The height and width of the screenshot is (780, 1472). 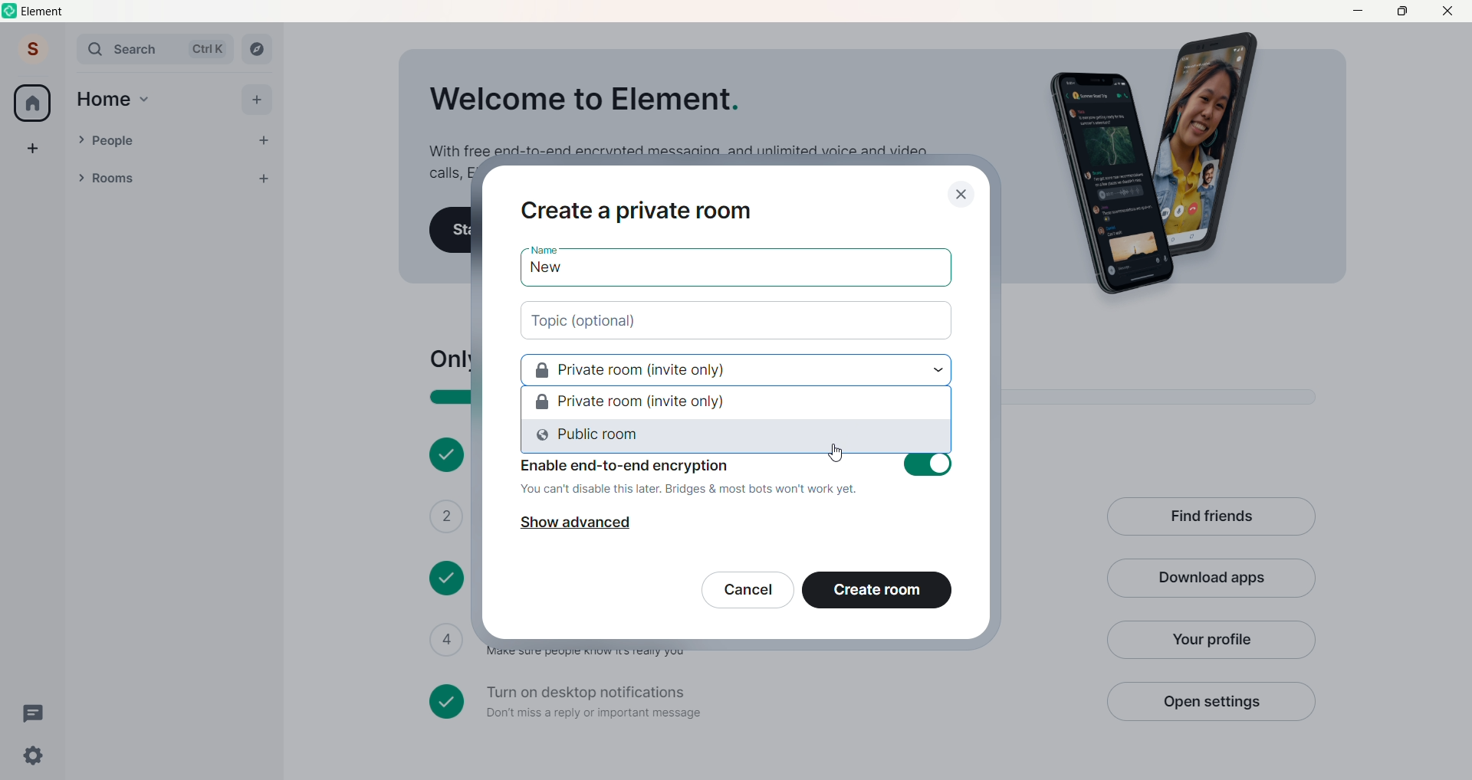 What do you see at coordinates (1210, 701) in the screenshot?
I see `Open Settings` at bounding box center [1210, 701].